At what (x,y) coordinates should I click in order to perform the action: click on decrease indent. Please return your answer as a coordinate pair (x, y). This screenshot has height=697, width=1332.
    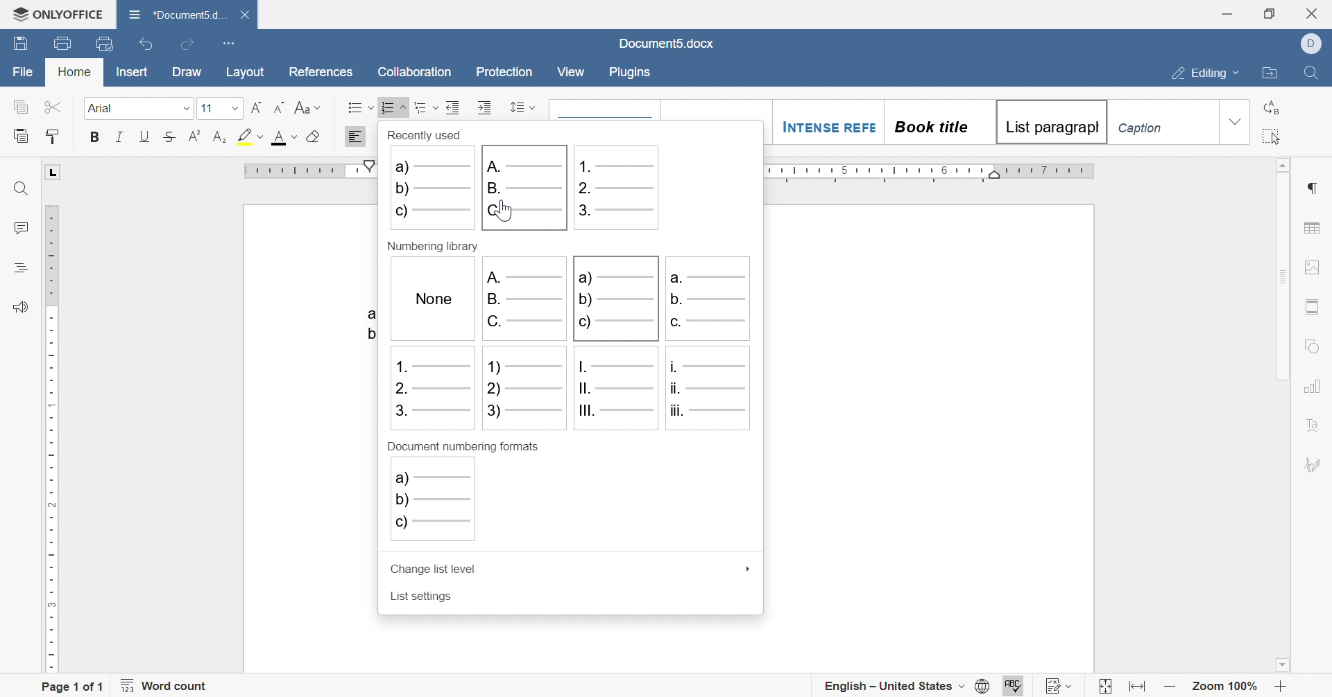
    Looking at the image, I should click on (452, 106).